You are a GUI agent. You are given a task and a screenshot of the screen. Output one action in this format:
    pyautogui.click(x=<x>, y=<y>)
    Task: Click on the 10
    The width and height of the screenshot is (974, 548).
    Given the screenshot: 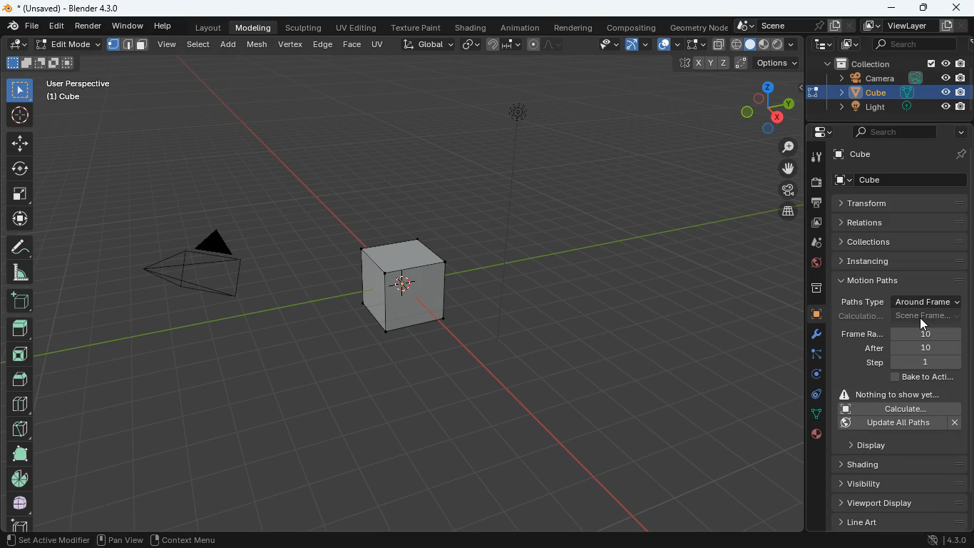 What is the action you would take?
    pyautogui.click(x=928, y=333)
    